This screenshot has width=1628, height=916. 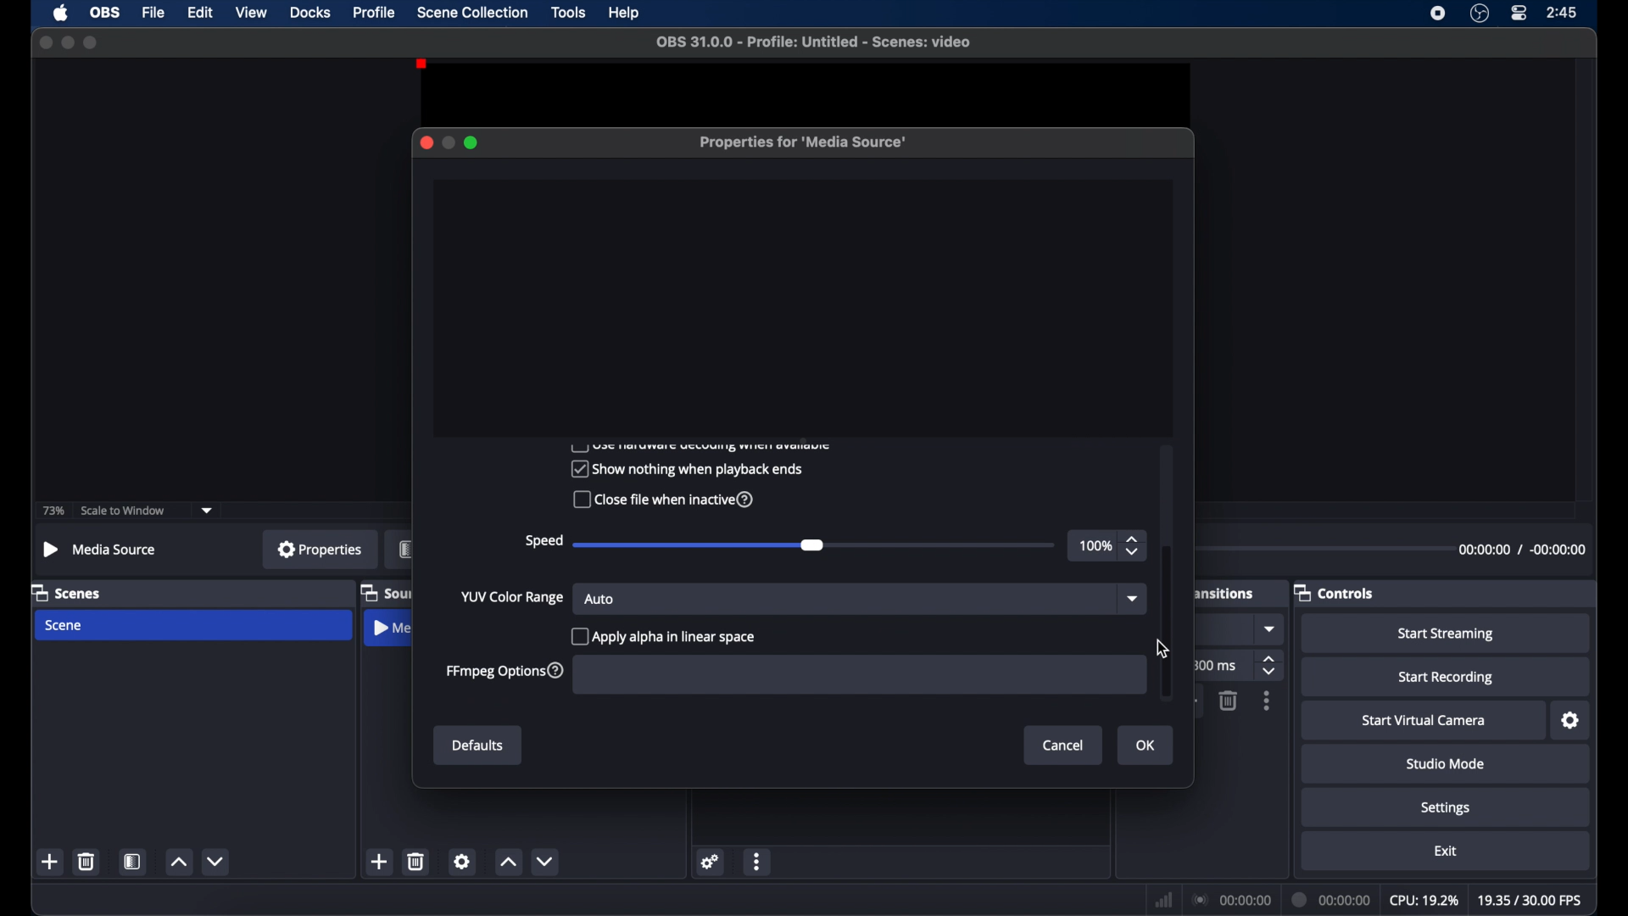 I want to click on view, so click(x=251, y=12).